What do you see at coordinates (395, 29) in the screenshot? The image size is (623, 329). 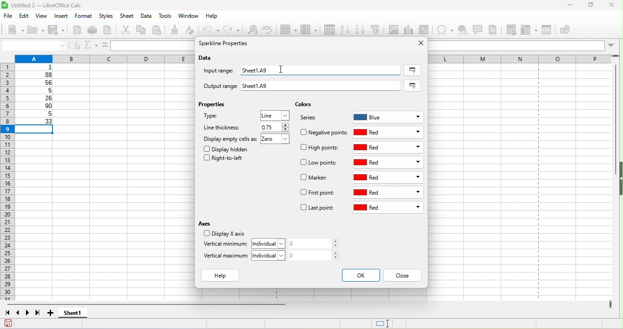 I see `image` at bounding box center [395, 29].